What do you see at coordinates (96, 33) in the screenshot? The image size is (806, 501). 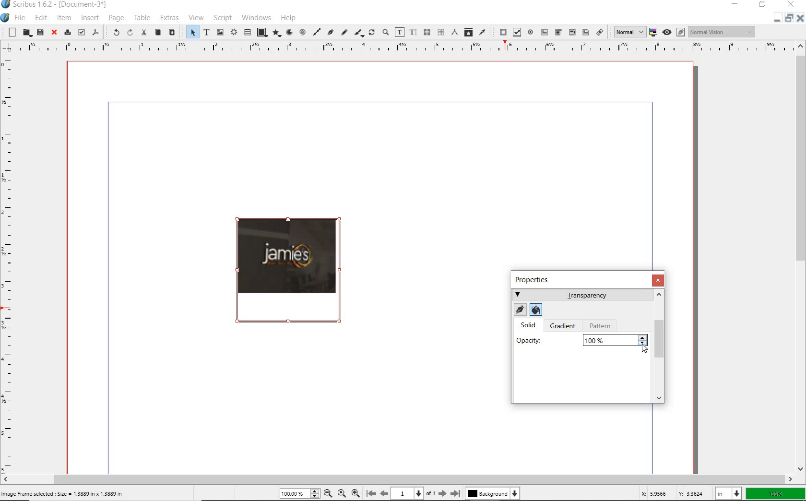 I see `save as pdf` at bounding box center [96, 33].